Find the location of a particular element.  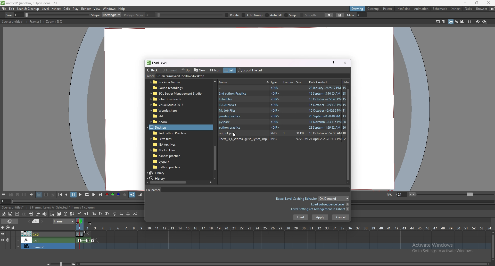

repeat is located at coordinates (114, 214).